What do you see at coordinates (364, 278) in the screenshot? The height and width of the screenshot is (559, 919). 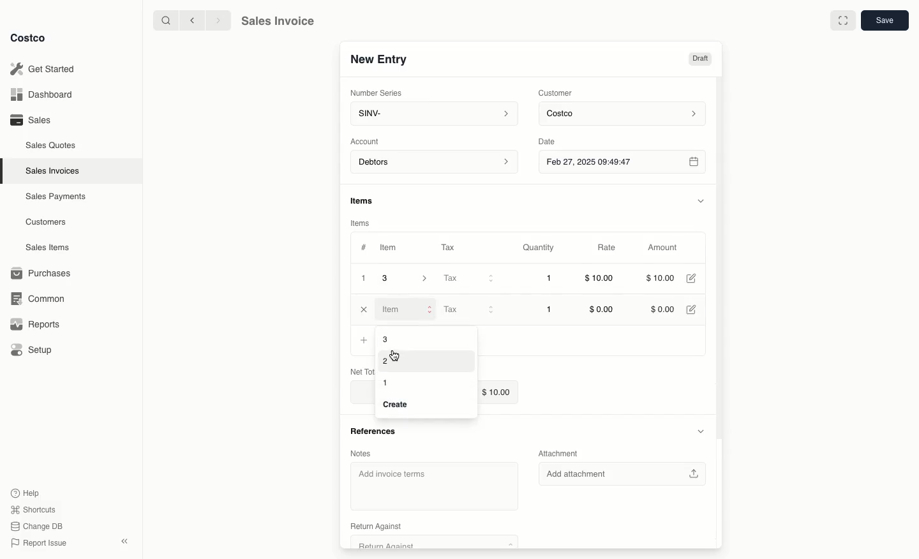 I see `1` at bounding box center [364, 278].